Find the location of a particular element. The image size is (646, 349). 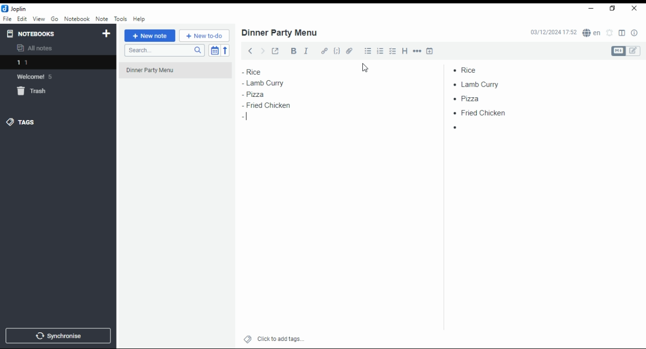

rice is located at coordinates (260, 72).